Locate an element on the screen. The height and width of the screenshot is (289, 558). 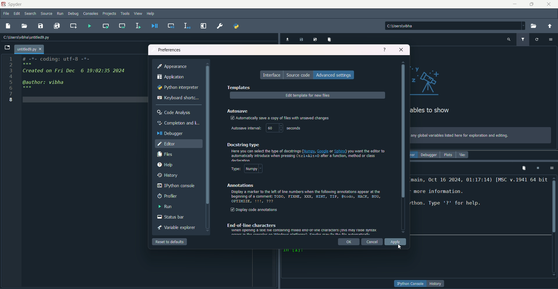
view is located at coordinates (139, 13).